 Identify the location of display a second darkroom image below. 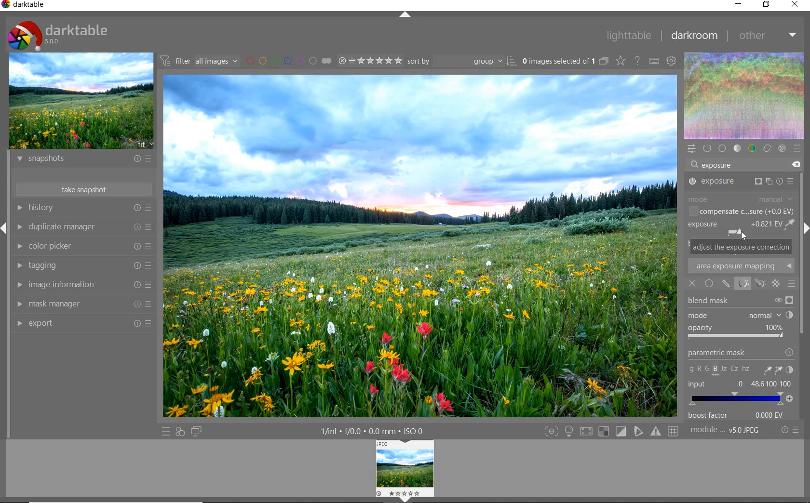
(198, 431).